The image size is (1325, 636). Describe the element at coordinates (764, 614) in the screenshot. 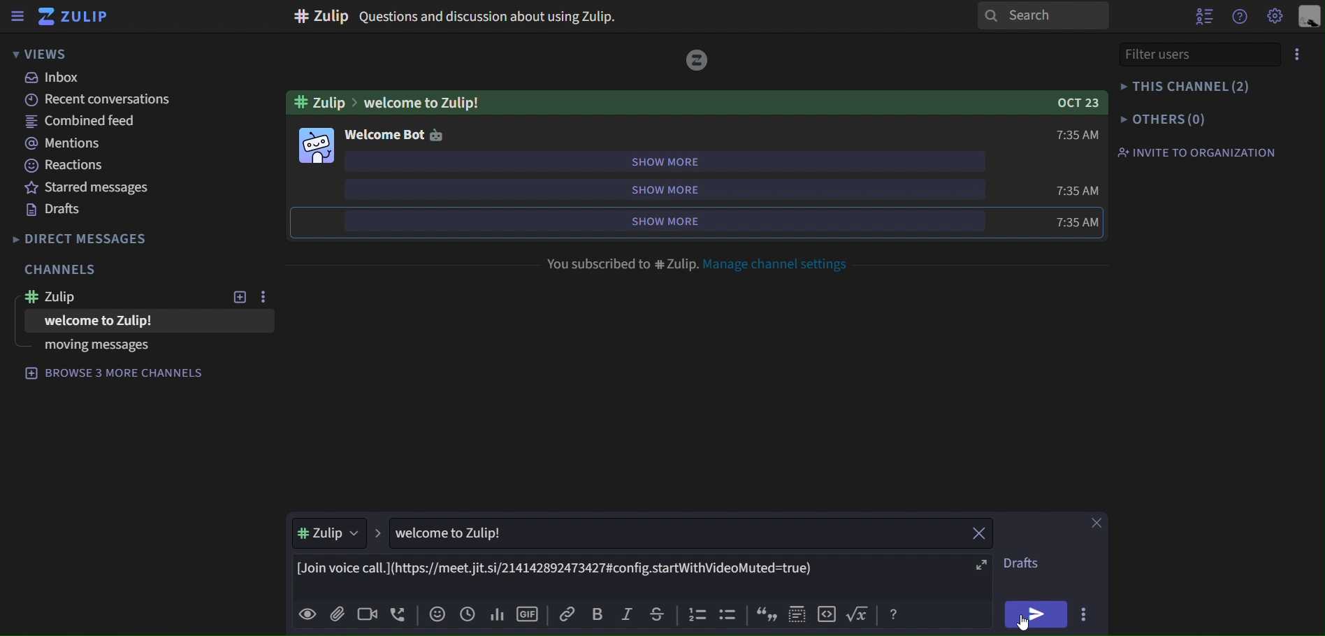

I see `icon` at that location.